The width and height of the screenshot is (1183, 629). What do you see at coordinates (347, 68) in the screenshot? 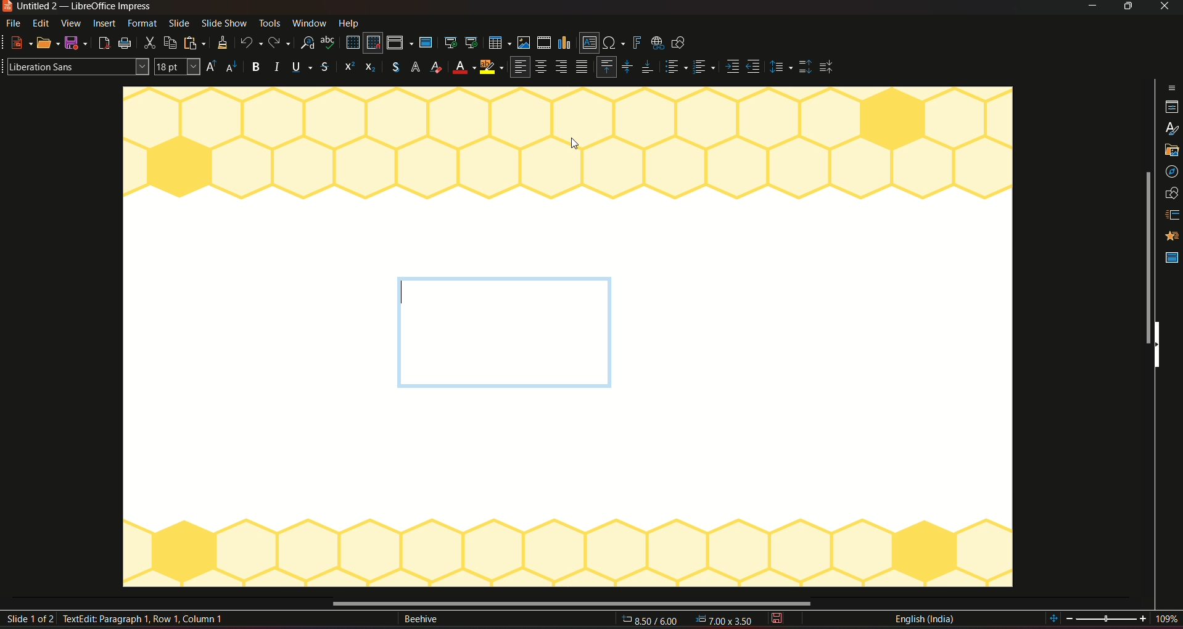
I see `icon` at bounding box center [347, 68].